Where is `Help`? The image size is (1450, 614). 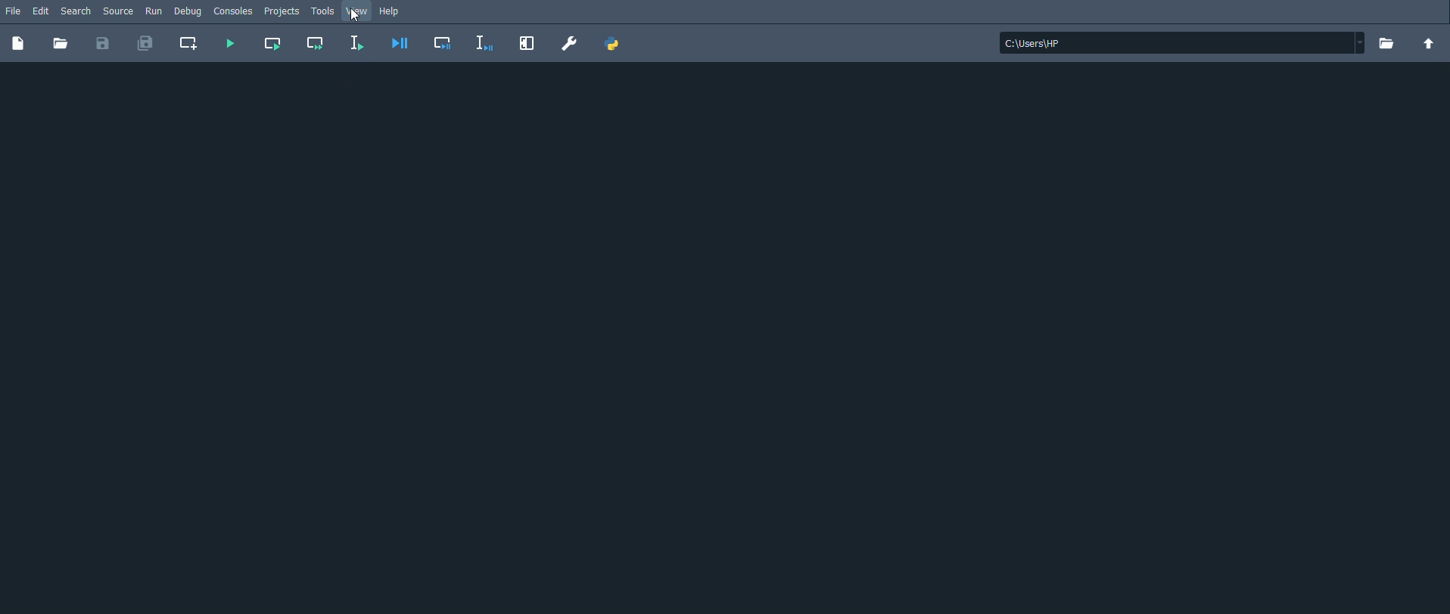 Help is located at coordinates (397, 11).